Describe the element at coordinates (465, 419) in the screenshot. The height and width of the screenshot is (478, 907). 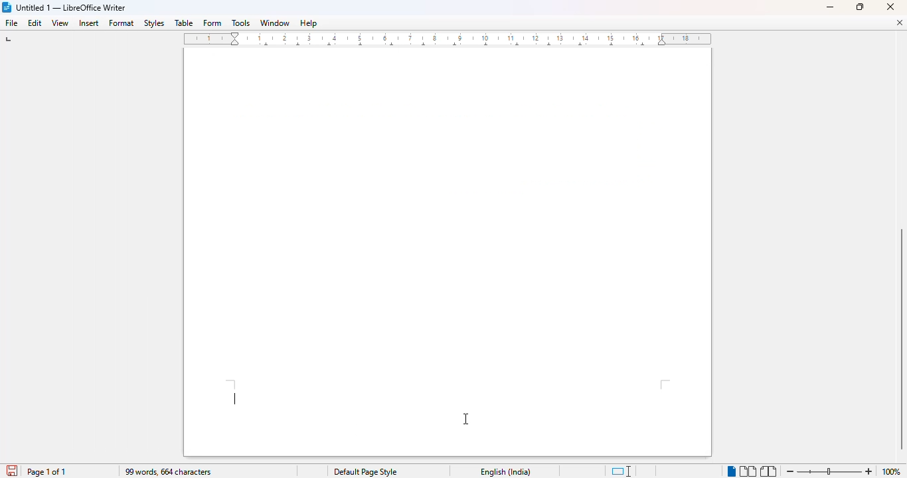
I see `cursor` at that location.